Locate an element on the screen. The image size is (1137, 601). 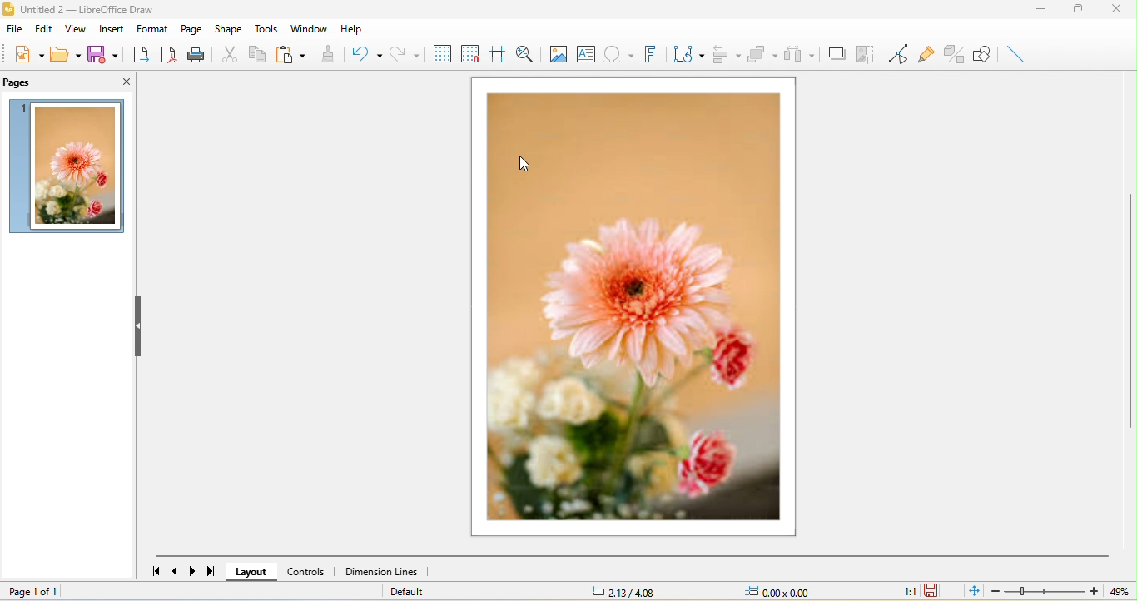
title is located at coordinates (85, 11).